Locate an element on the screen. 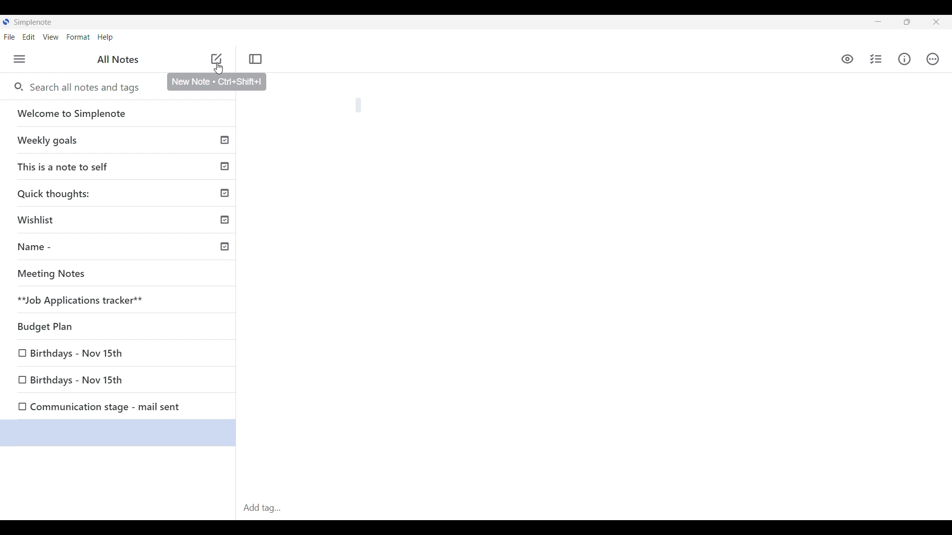  Weekly goals is located at coordinates (122, 141).